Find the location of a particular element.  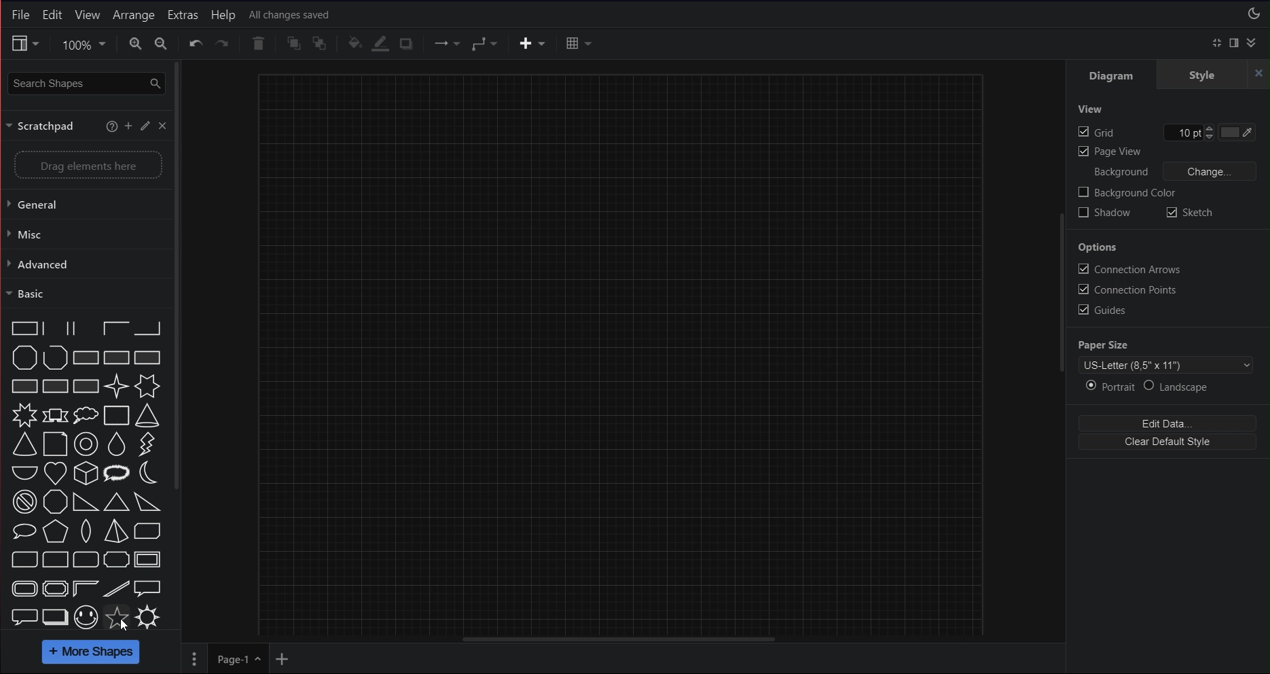

pointed oval is located at coordinates (86, 531).